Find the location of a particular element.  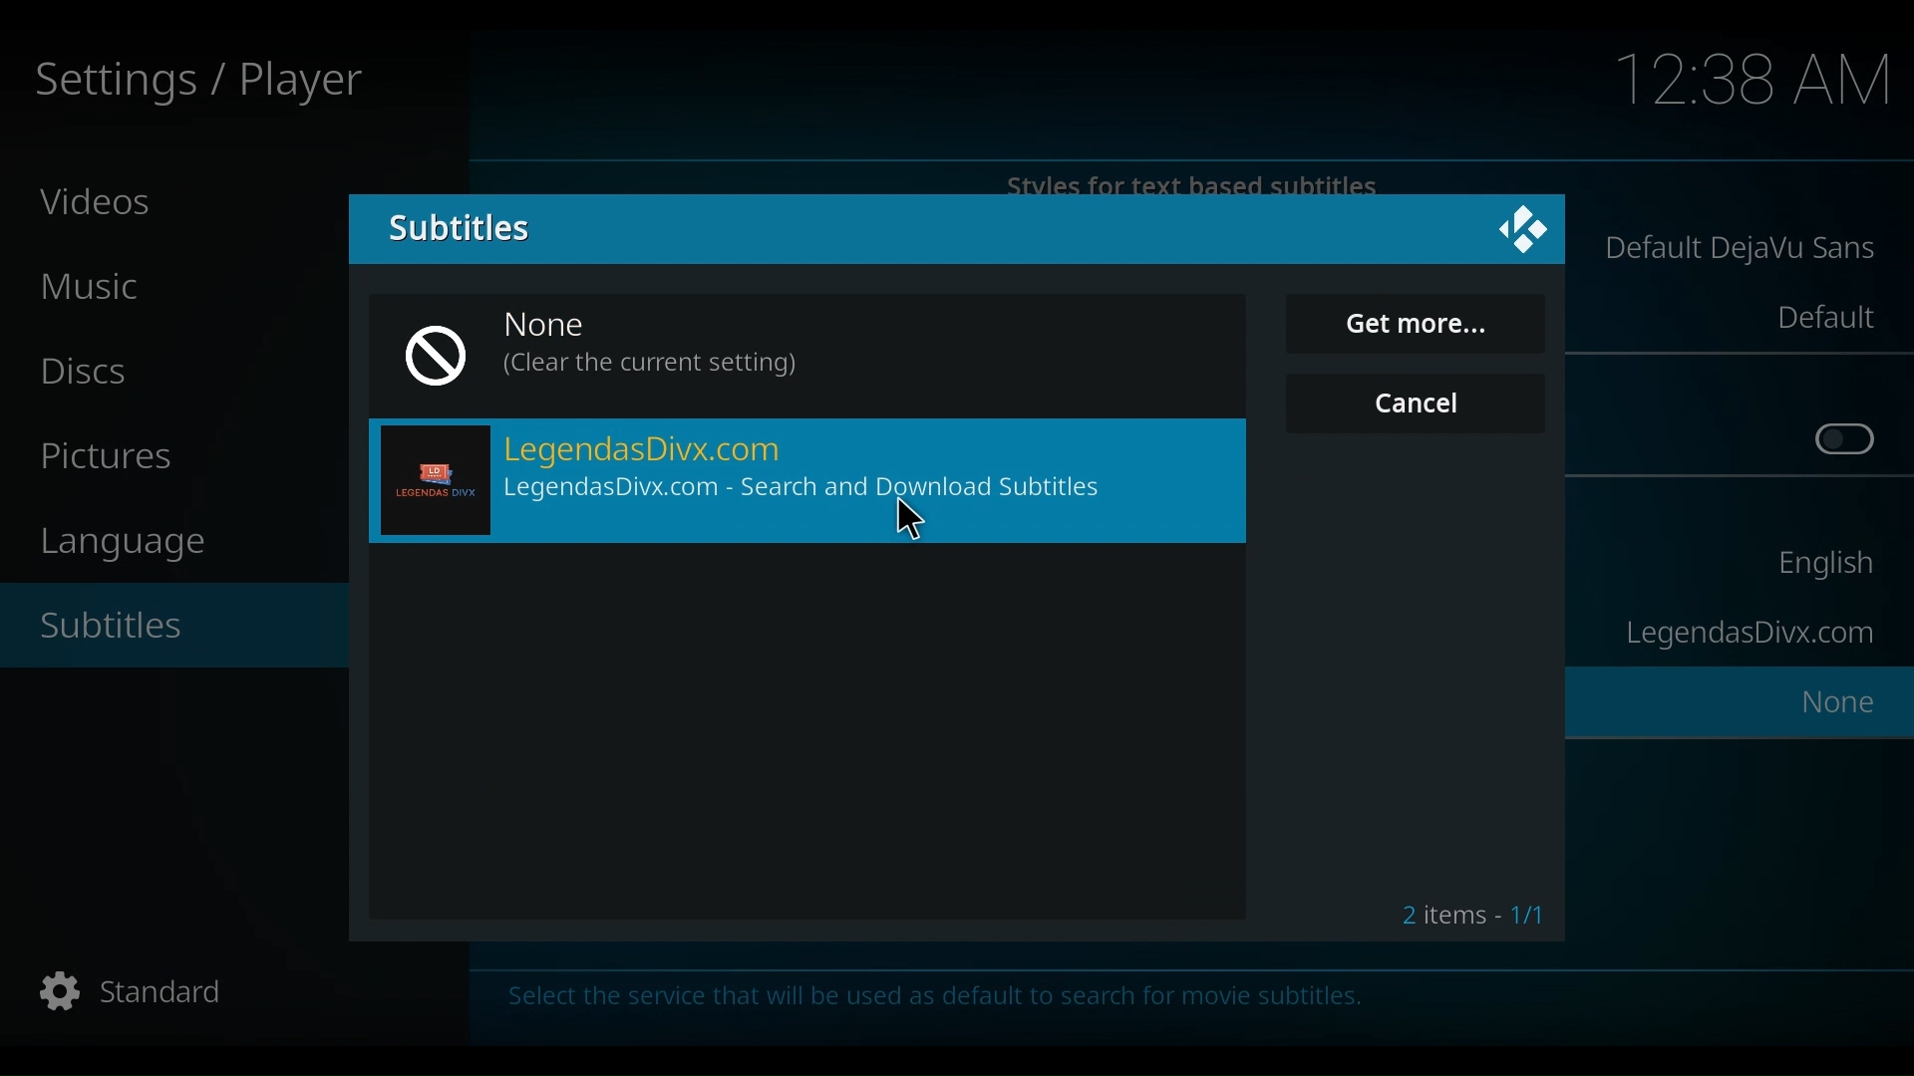

None is located at coordinates (565, 327).